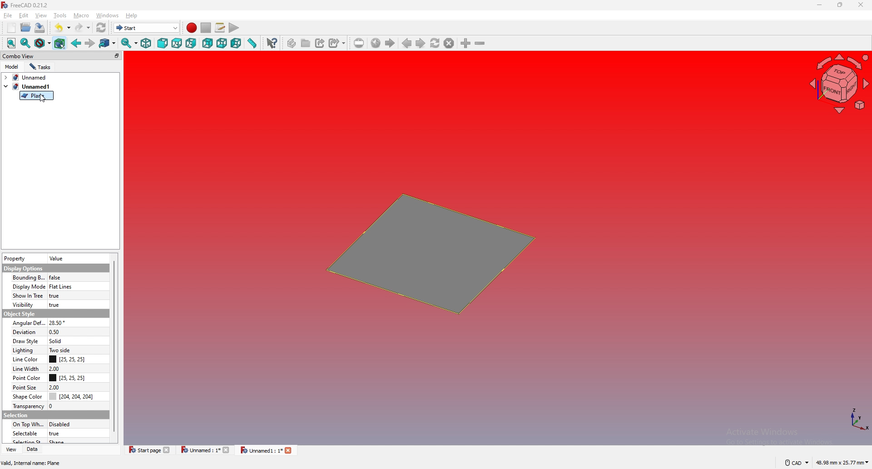 The height and width of the screenshot is (469, 872). What do you see at coordinates (191, 43) in the screenshot?
I see `right` at bounding box center [191, 43].